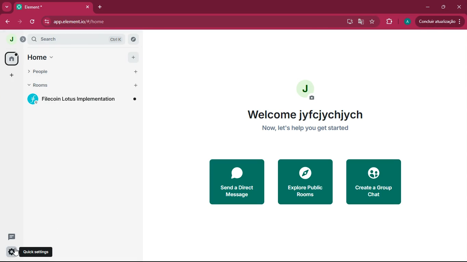 This screenshot has height=262, width=467. Describe the element at coordinates (441, 21) in the screenshot. I see `Condluir atualizacio` at that location.